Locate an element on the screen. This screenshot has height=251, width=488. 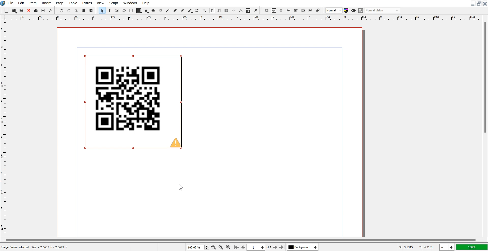
Shape is located at coordinates (139, 11).